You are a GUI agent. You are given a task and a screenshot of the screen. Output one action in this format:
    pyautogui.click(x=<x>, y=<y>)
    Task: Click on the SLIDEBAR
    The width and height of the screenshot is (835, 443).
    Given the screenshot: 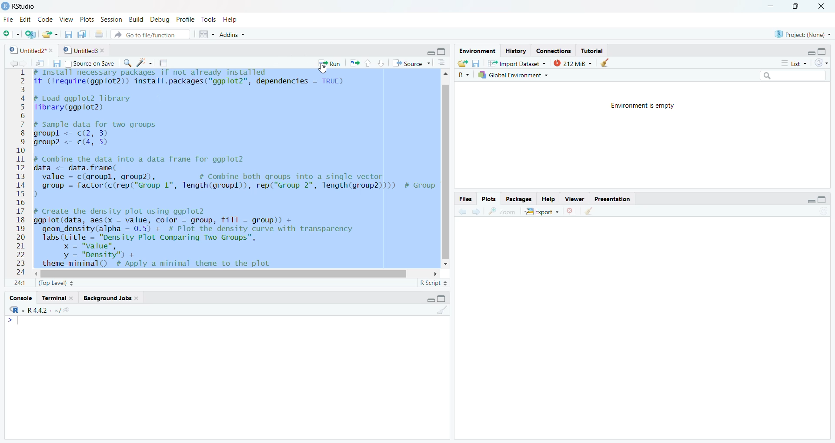 What is the action you would take?
    pyautogui.click(x=216, y=274)
    